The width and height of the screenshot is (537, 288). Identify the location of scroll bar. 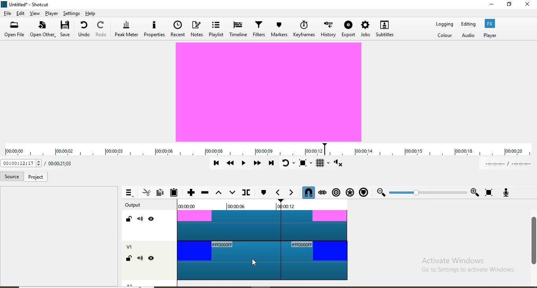
(532, 240).